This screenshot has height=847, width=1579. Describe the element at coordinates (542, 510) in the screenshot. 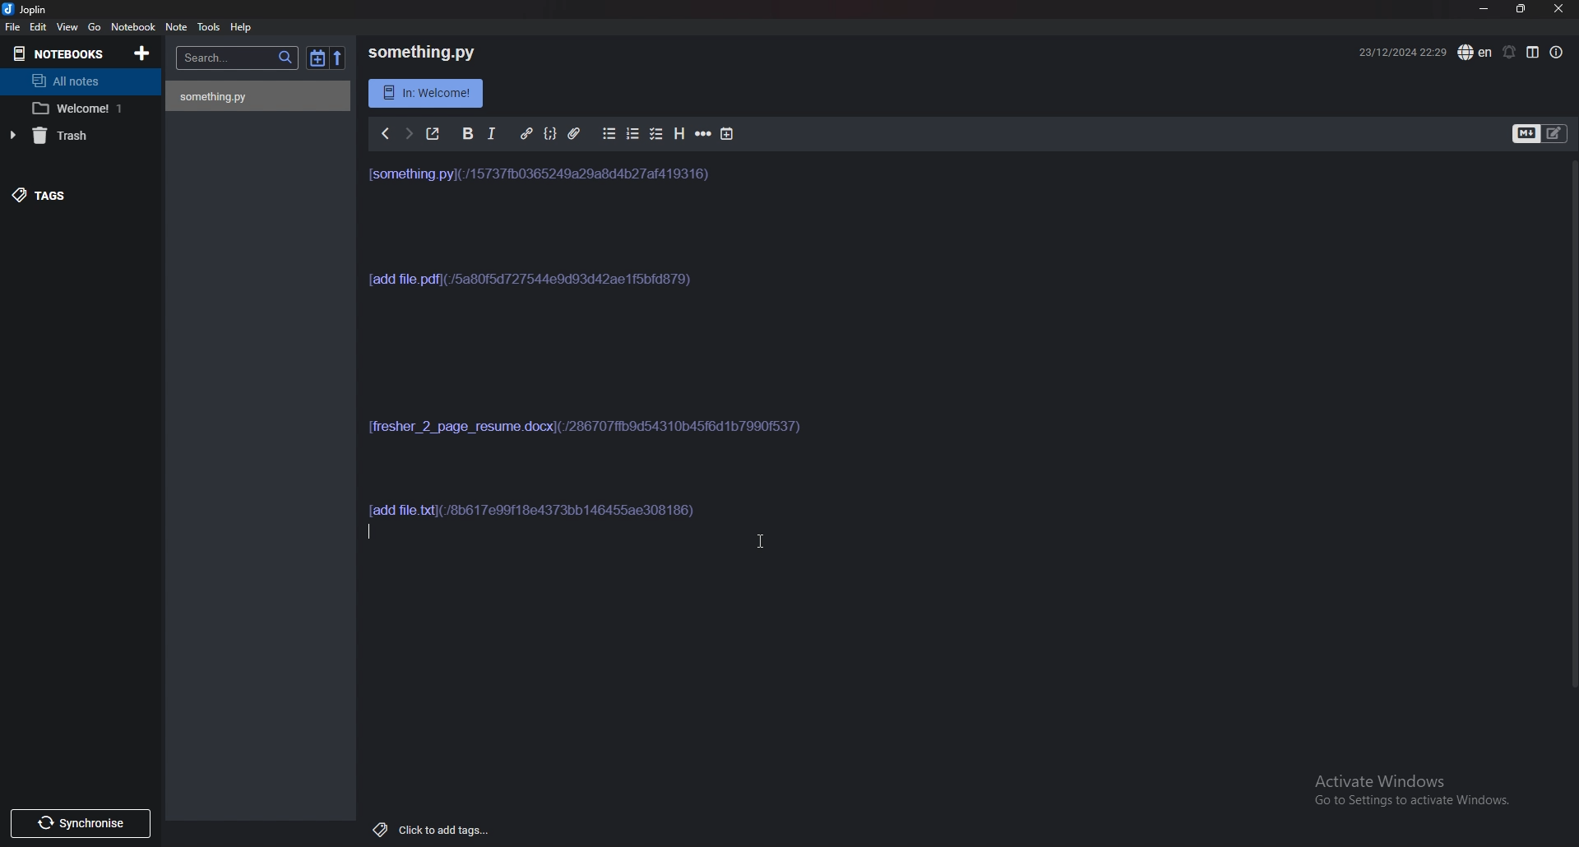

I see `[add file.txt](-/8b617e99f18e4373bb 1464552308186)
|` at that location.